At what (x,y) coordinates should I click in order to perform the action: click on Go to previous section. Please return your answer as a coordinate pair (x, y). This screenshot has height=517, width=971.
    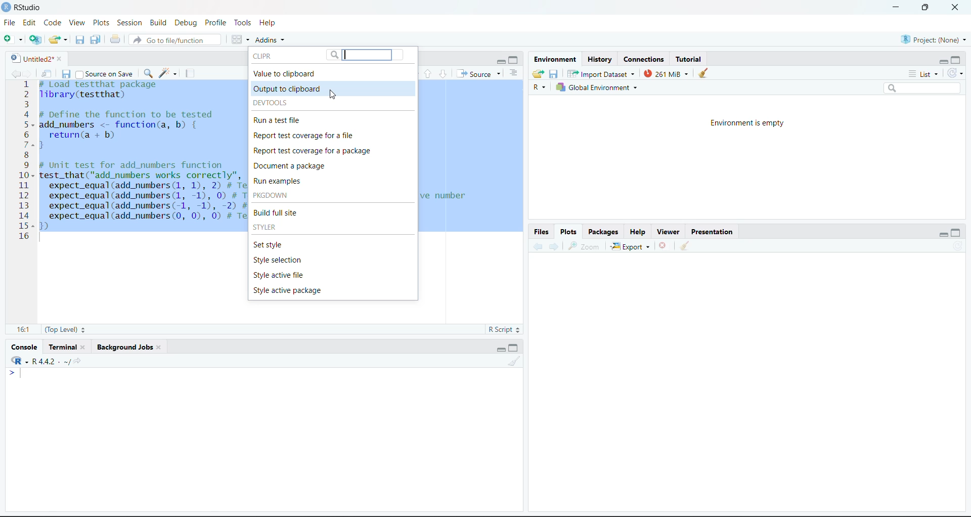
    Looking at the image, I should click on (427, 73).